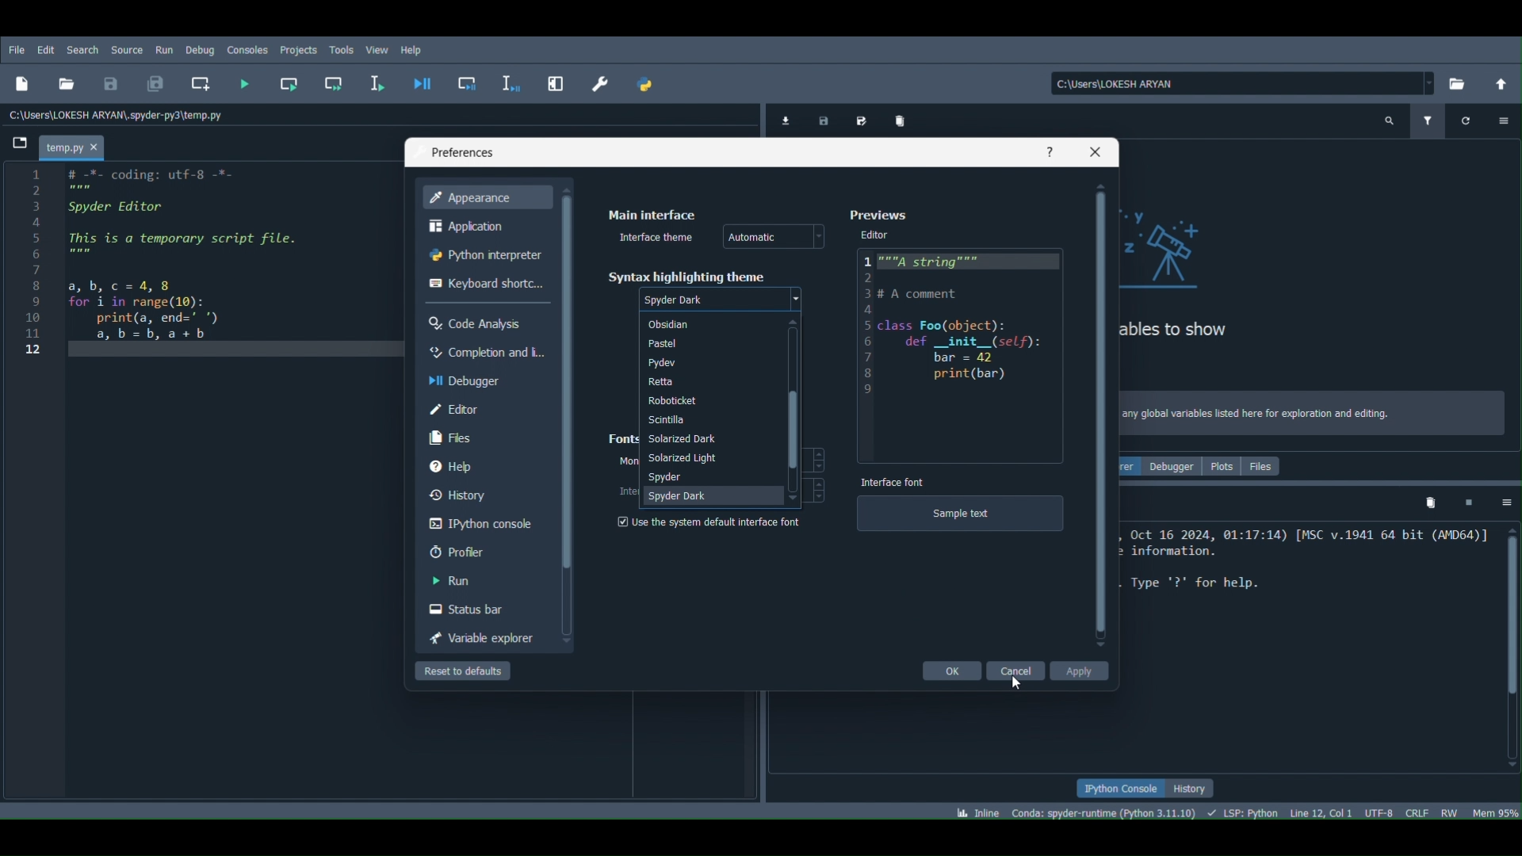  Describe the element at coordinates (192, 280) in the screenshot. I see `BEF Reet ae SARE ESSOS
PR
3 Spyder Editor
a
5 This is a temporary script file.
6 me
7
8 a bc=428
9 for i in range(10):
10 print(a, end=" ')
1 a,b=b, a+b
12` at that location.